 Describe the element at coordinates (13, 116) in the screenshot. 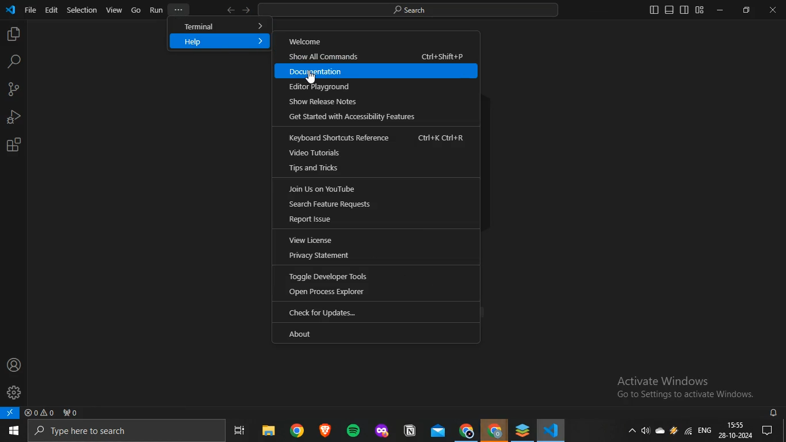

I see `run and debug` at that location.